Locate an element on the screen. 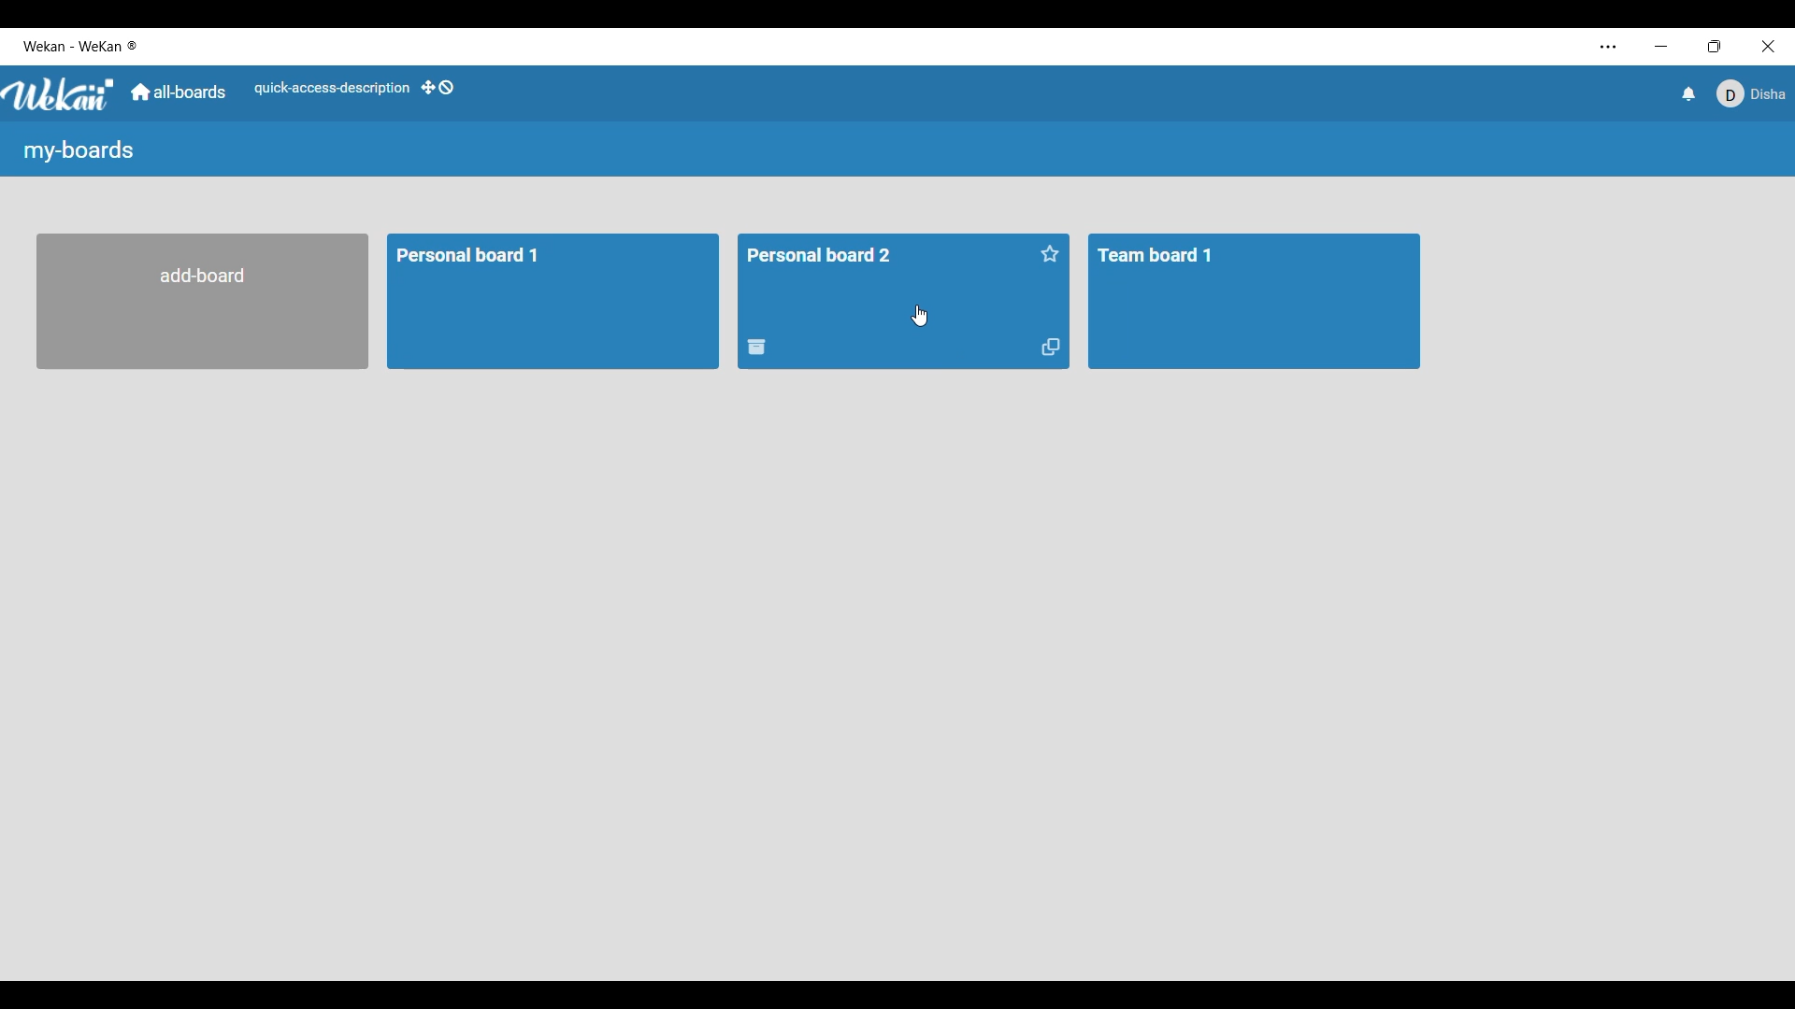 The height and width of the screenshot is (1009, 1795). Duplicate board is located at coordinates (1050, 348).